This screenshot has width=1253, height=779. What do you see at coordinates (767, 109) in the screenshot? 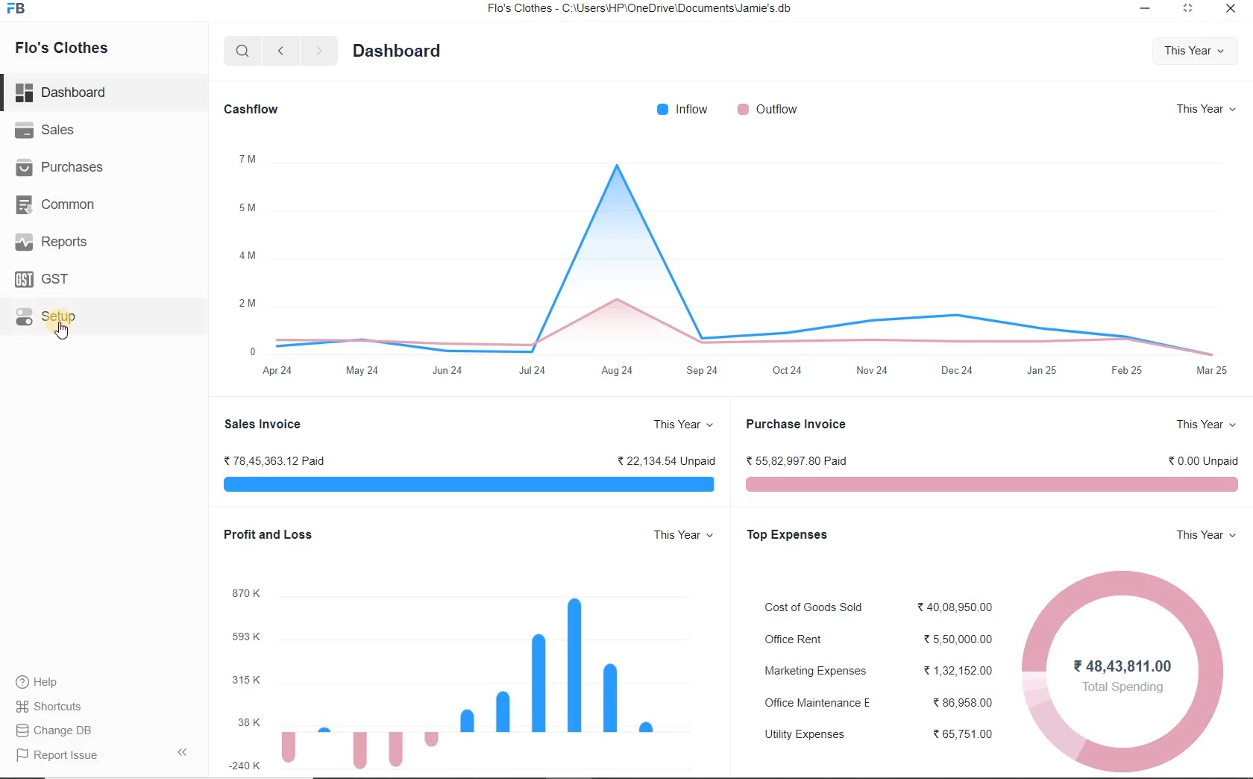
I see `@® Outflow` at bounding box center [767, 109].